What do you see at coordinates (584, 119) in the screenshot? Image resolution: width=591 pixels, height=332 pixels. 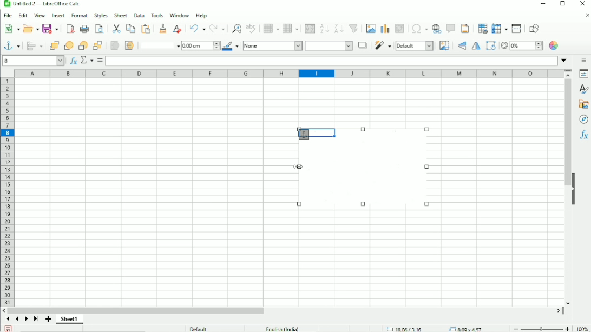 I see `Navigator` at bounding box center [584, 119].